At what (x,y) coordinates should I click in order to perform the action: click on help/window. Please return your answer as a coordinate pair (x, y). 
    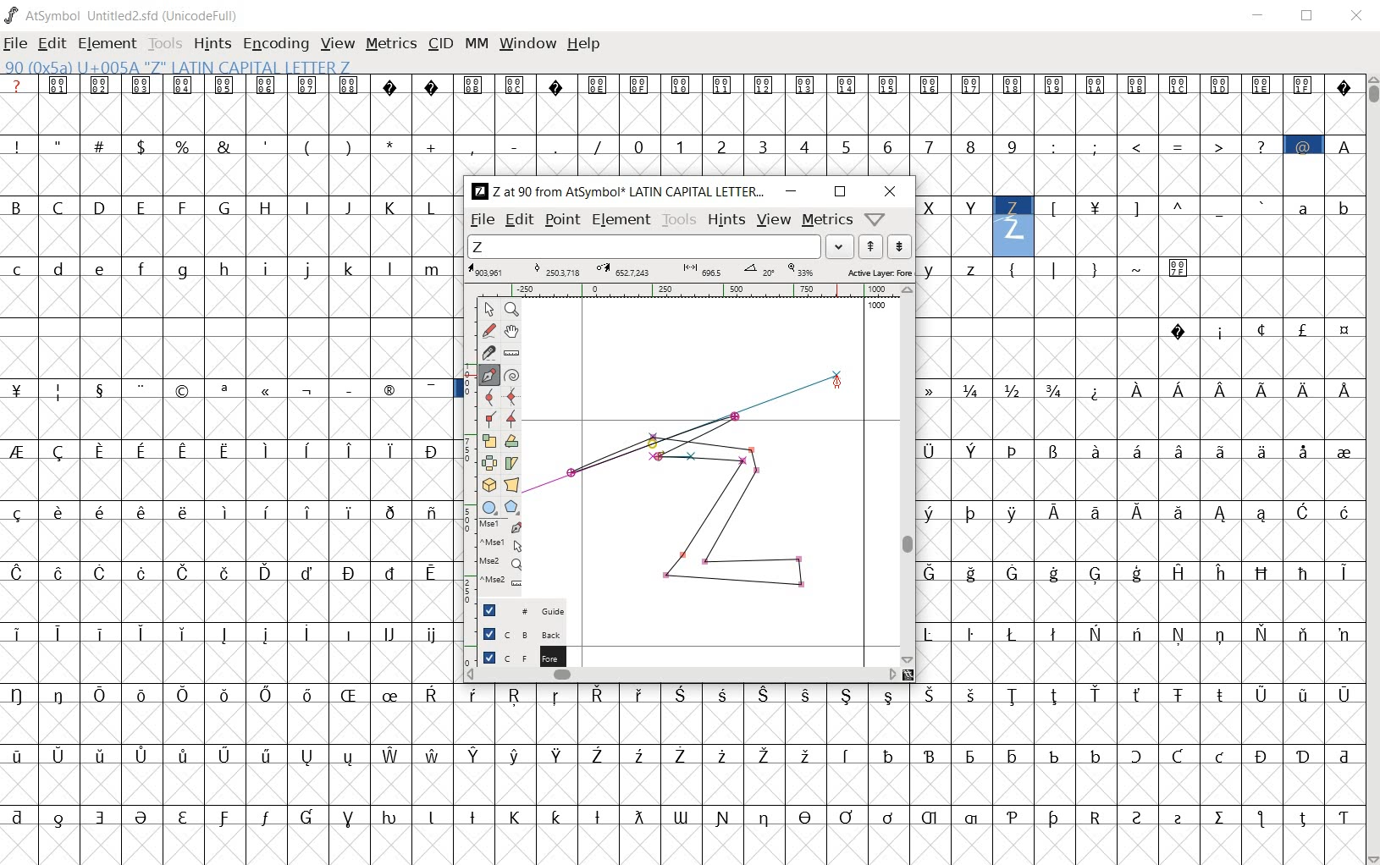
    Looking at the image, I should click on (875, 219).